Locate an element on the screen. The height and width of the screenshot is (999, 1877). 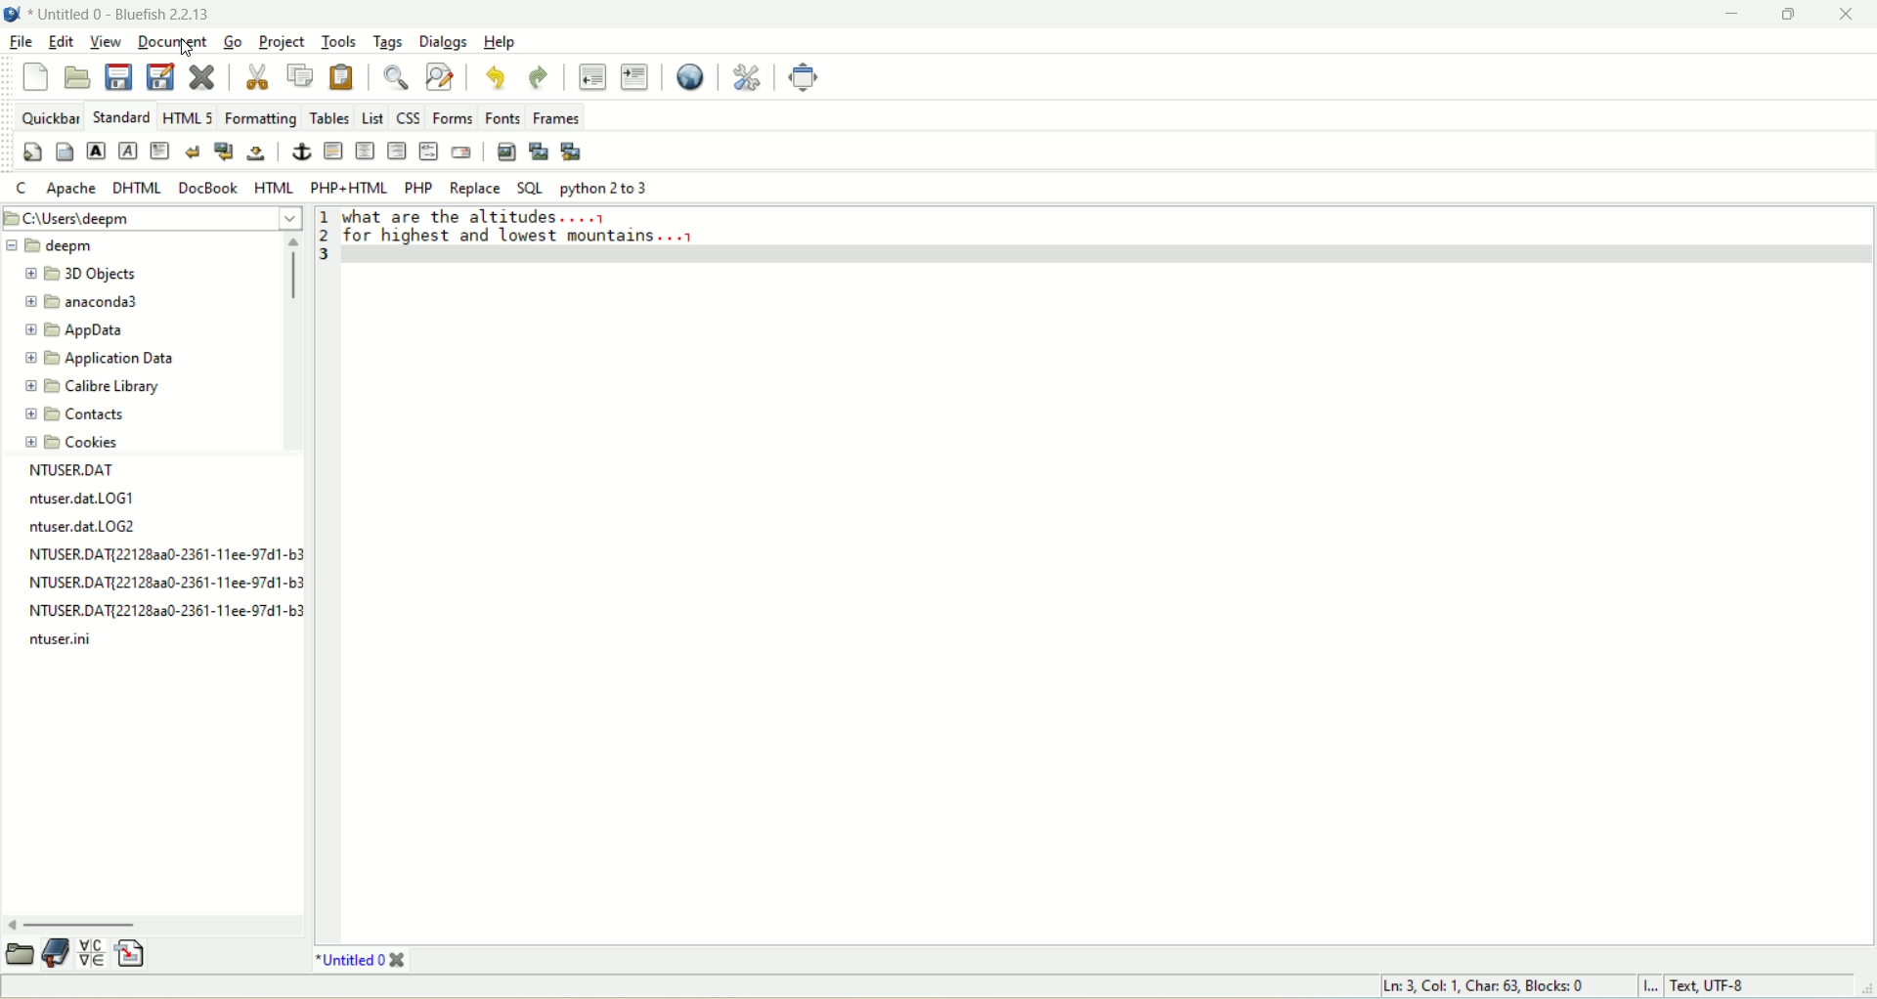
minimize is located at coordinates (1727, 17).